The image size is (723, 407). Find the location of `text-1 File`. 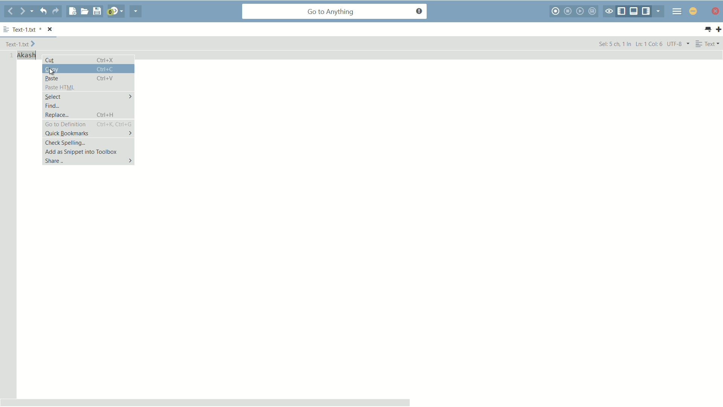

text-1 File is located at coordinates (20, 43).